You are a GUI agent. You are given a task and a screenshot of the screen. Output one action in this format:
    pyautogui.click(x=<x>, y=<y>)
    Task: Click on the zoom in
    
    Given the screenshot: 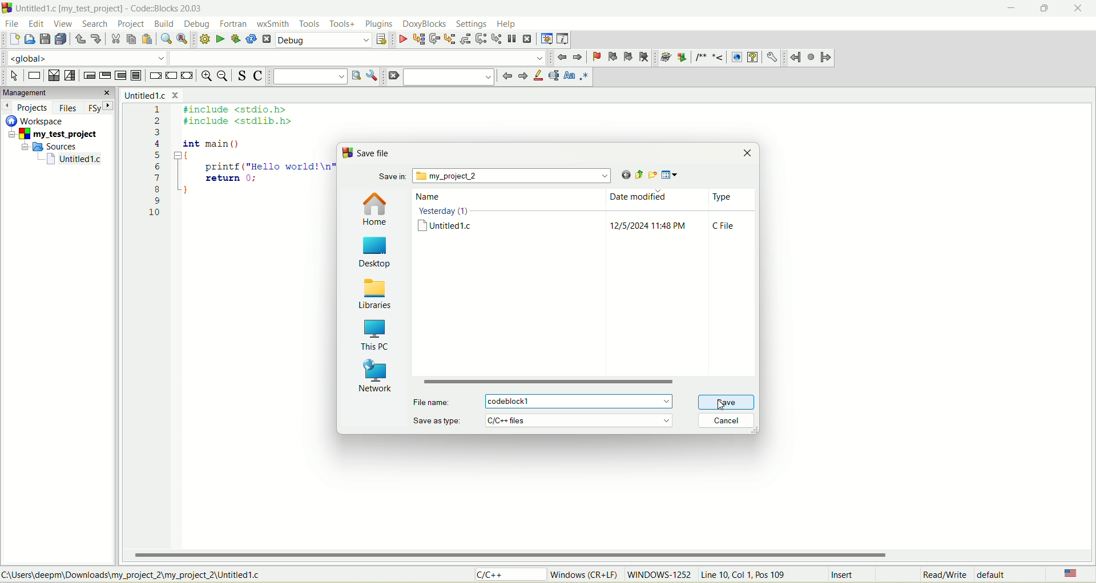 What is the action you would take?
    pyautogui.click(x=205, y=77)
    